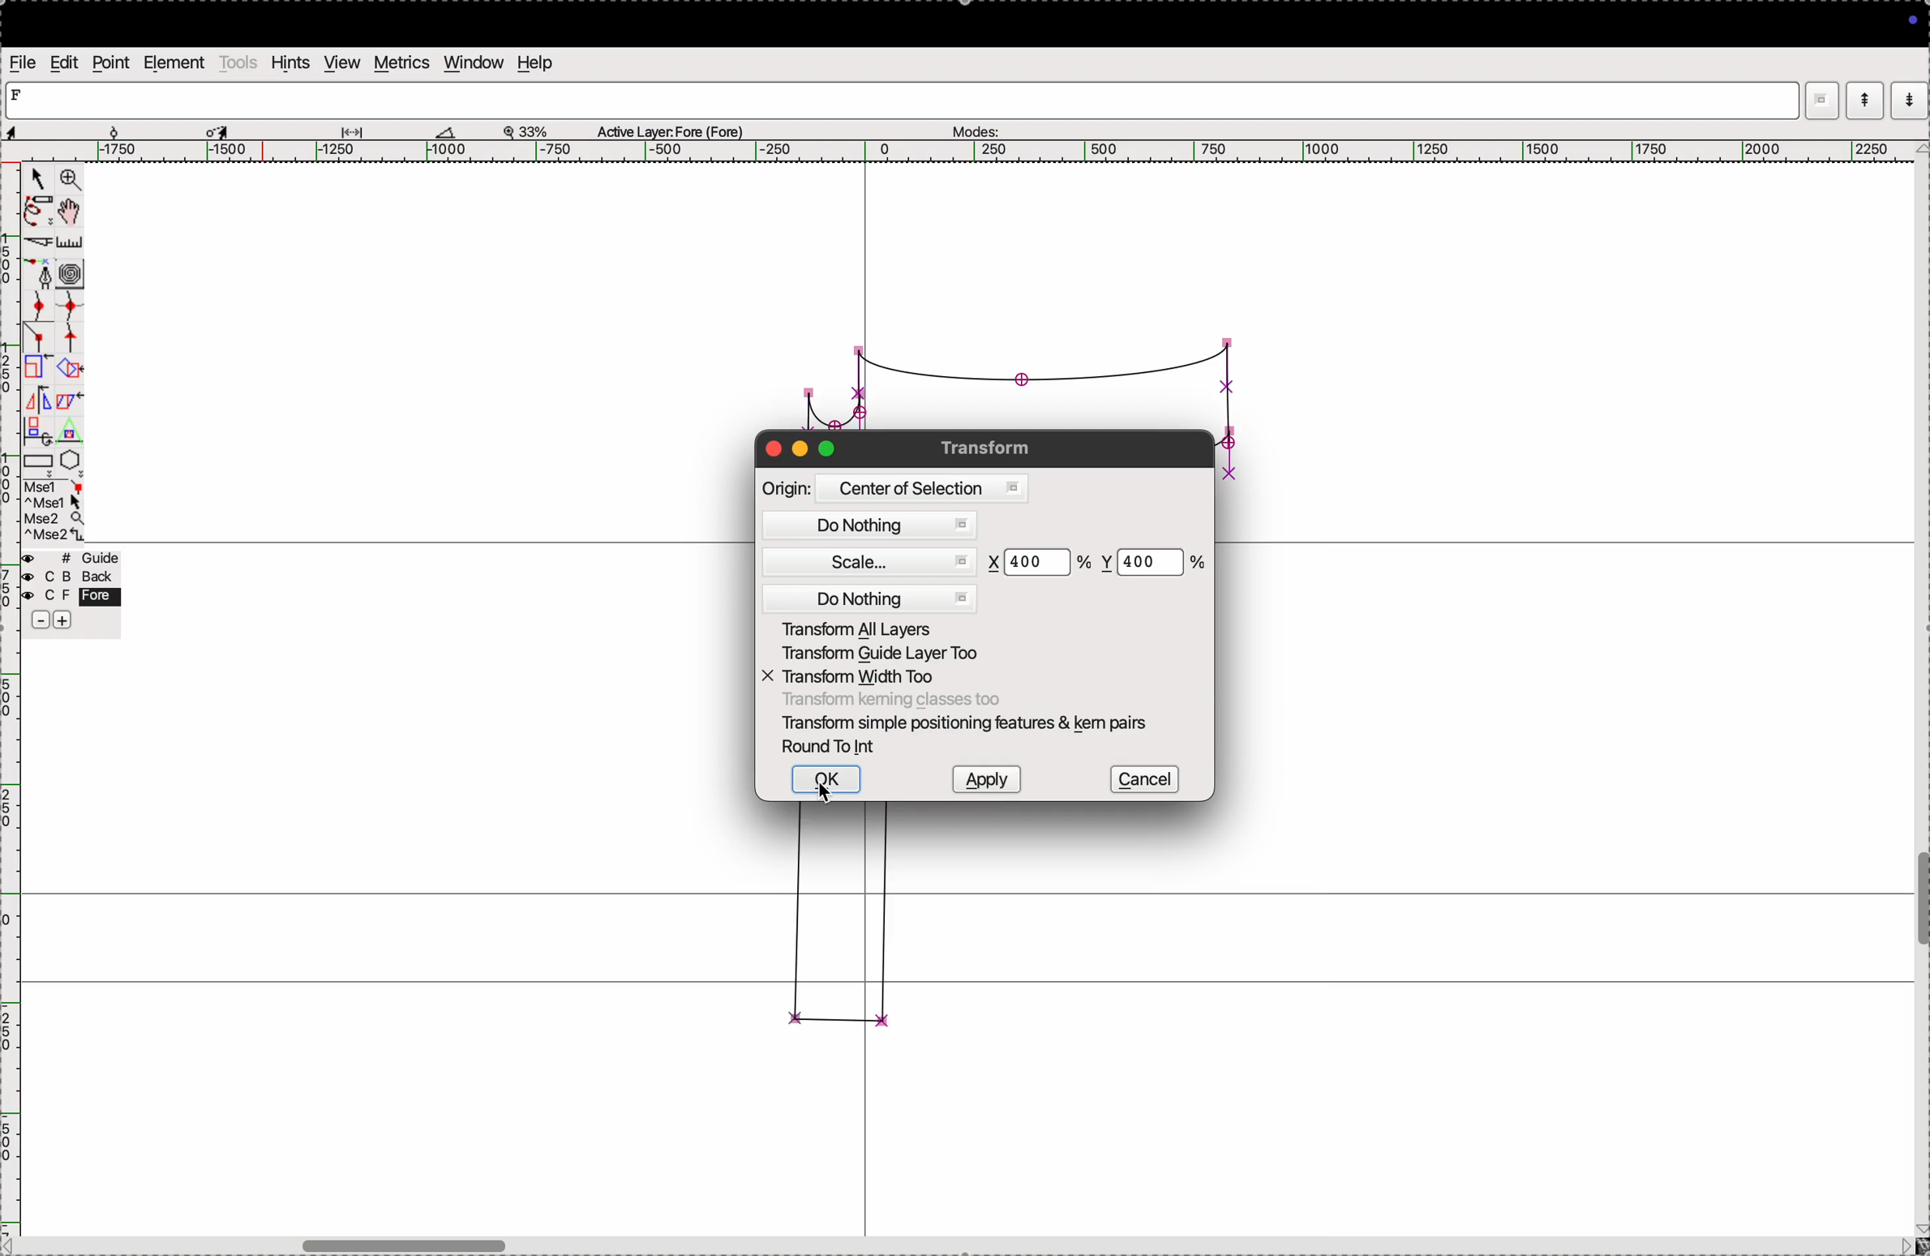 Image resolution: width=1930 pixels, height=1256 pixels. Describe the element at coordinates (71, 212) in the screenshot. I see `toggle` at that location.